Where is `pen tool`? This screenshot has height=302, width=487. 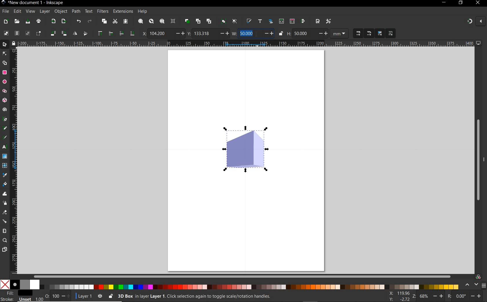 pen tool is located at coordinates (4, 119).